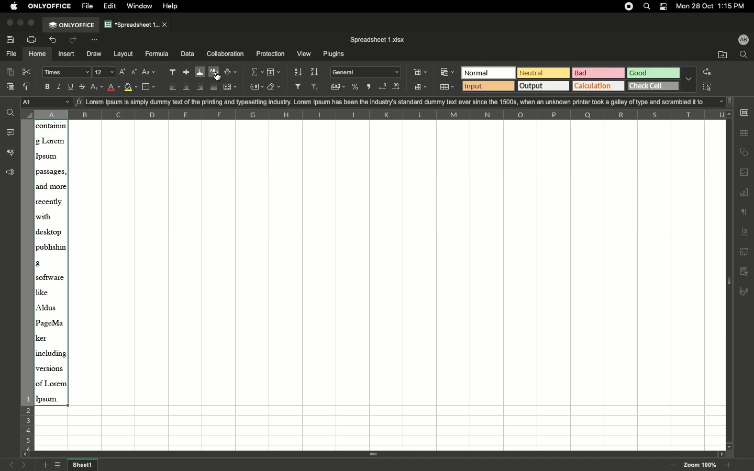 This screenshot has width=754, height=471. Describe the element at coordinates (544, 85) in the screenshot. I see `Output` at that location.